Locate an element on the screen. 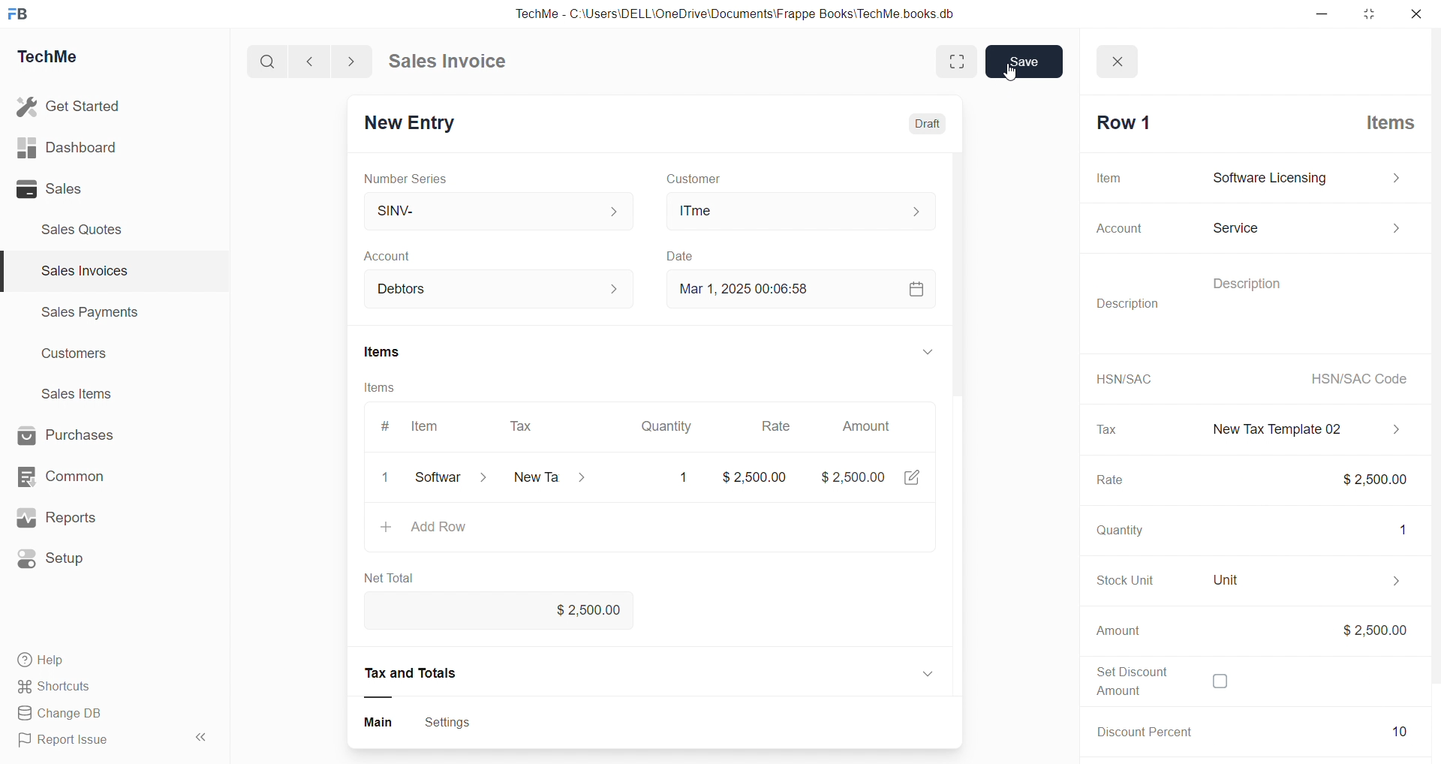  ITme| is located at coordinates (802, 212).